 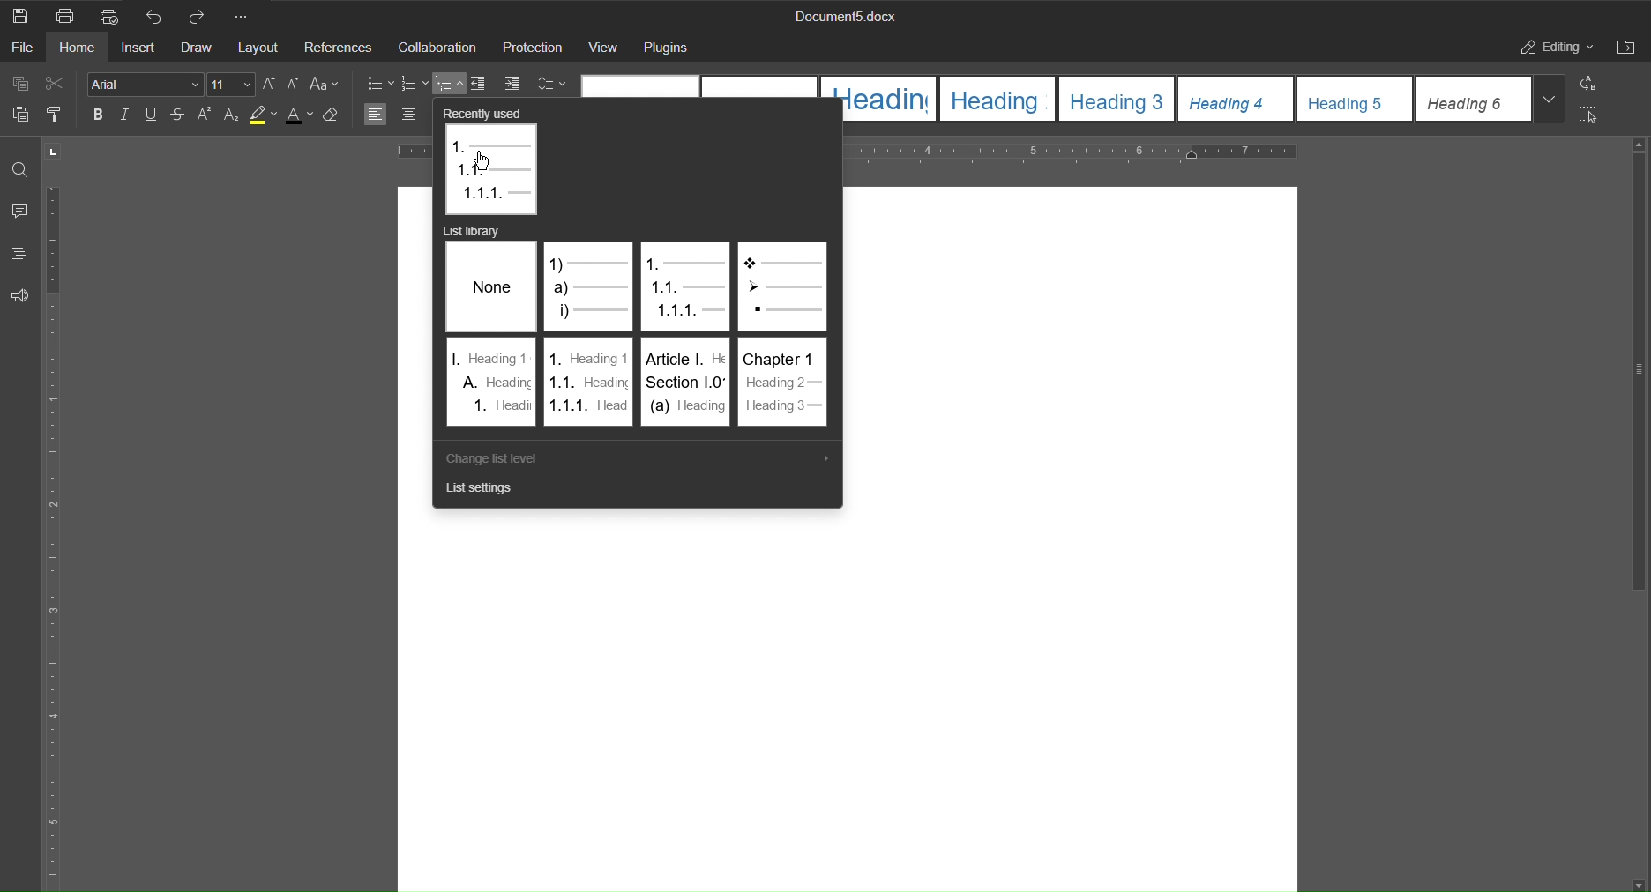 I want to click on Lowercase, so click(x=295, y=84).